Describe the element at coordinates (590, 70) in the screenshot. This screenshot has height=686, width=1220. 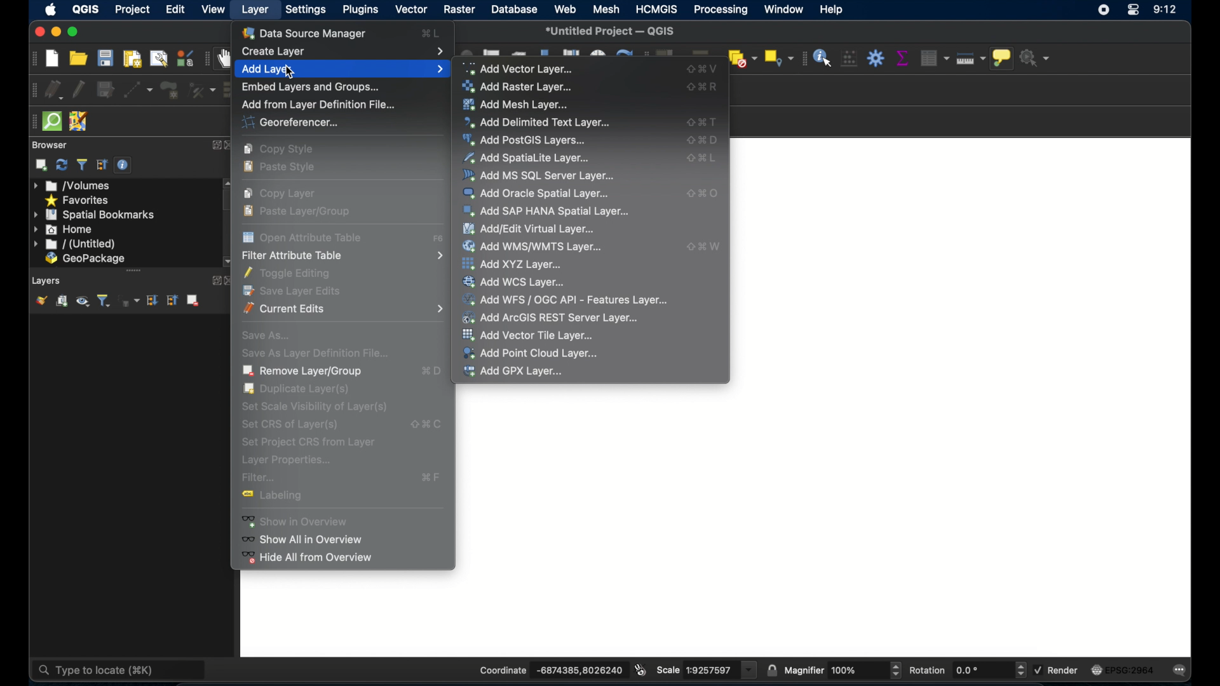
I see `Add vector layer...` at that location.